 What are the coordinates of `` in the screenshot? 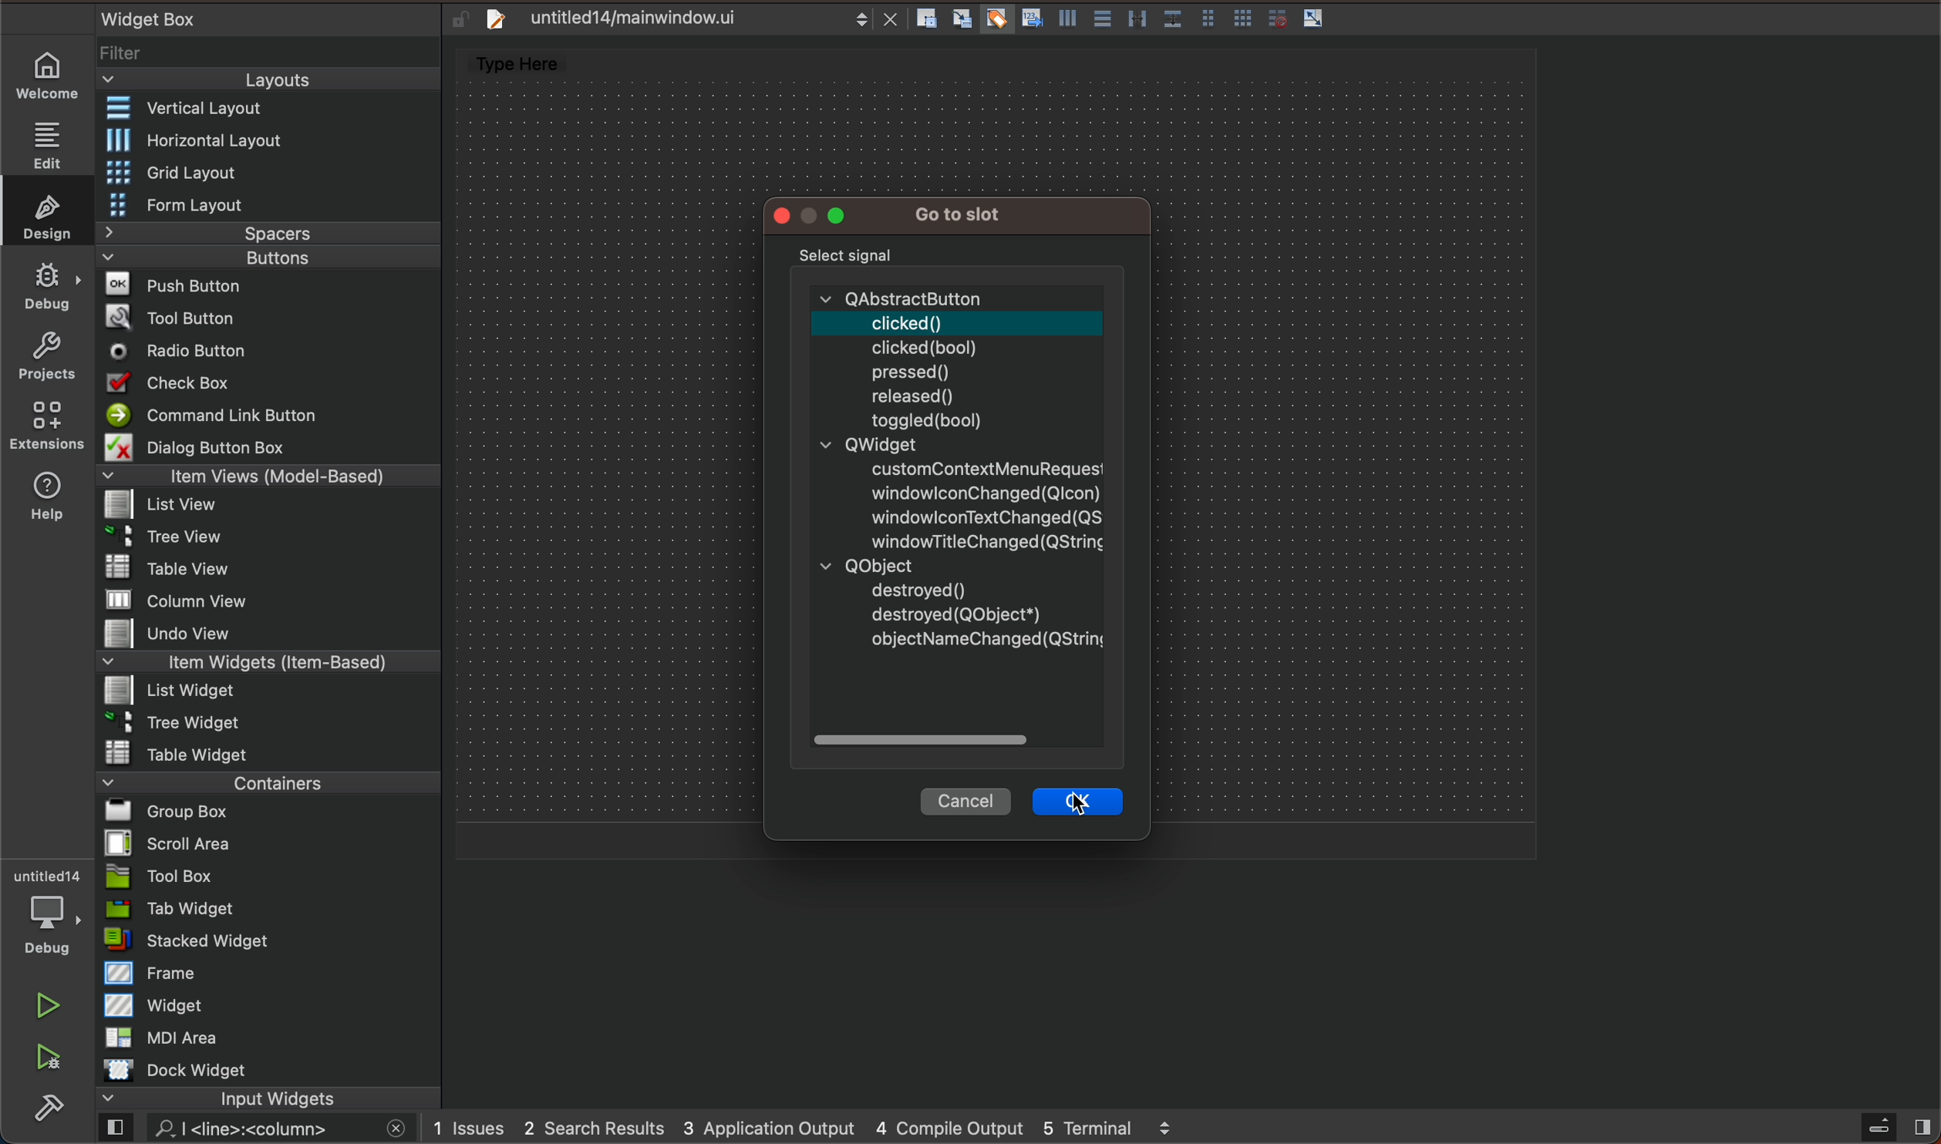 It's located at (999, 18).